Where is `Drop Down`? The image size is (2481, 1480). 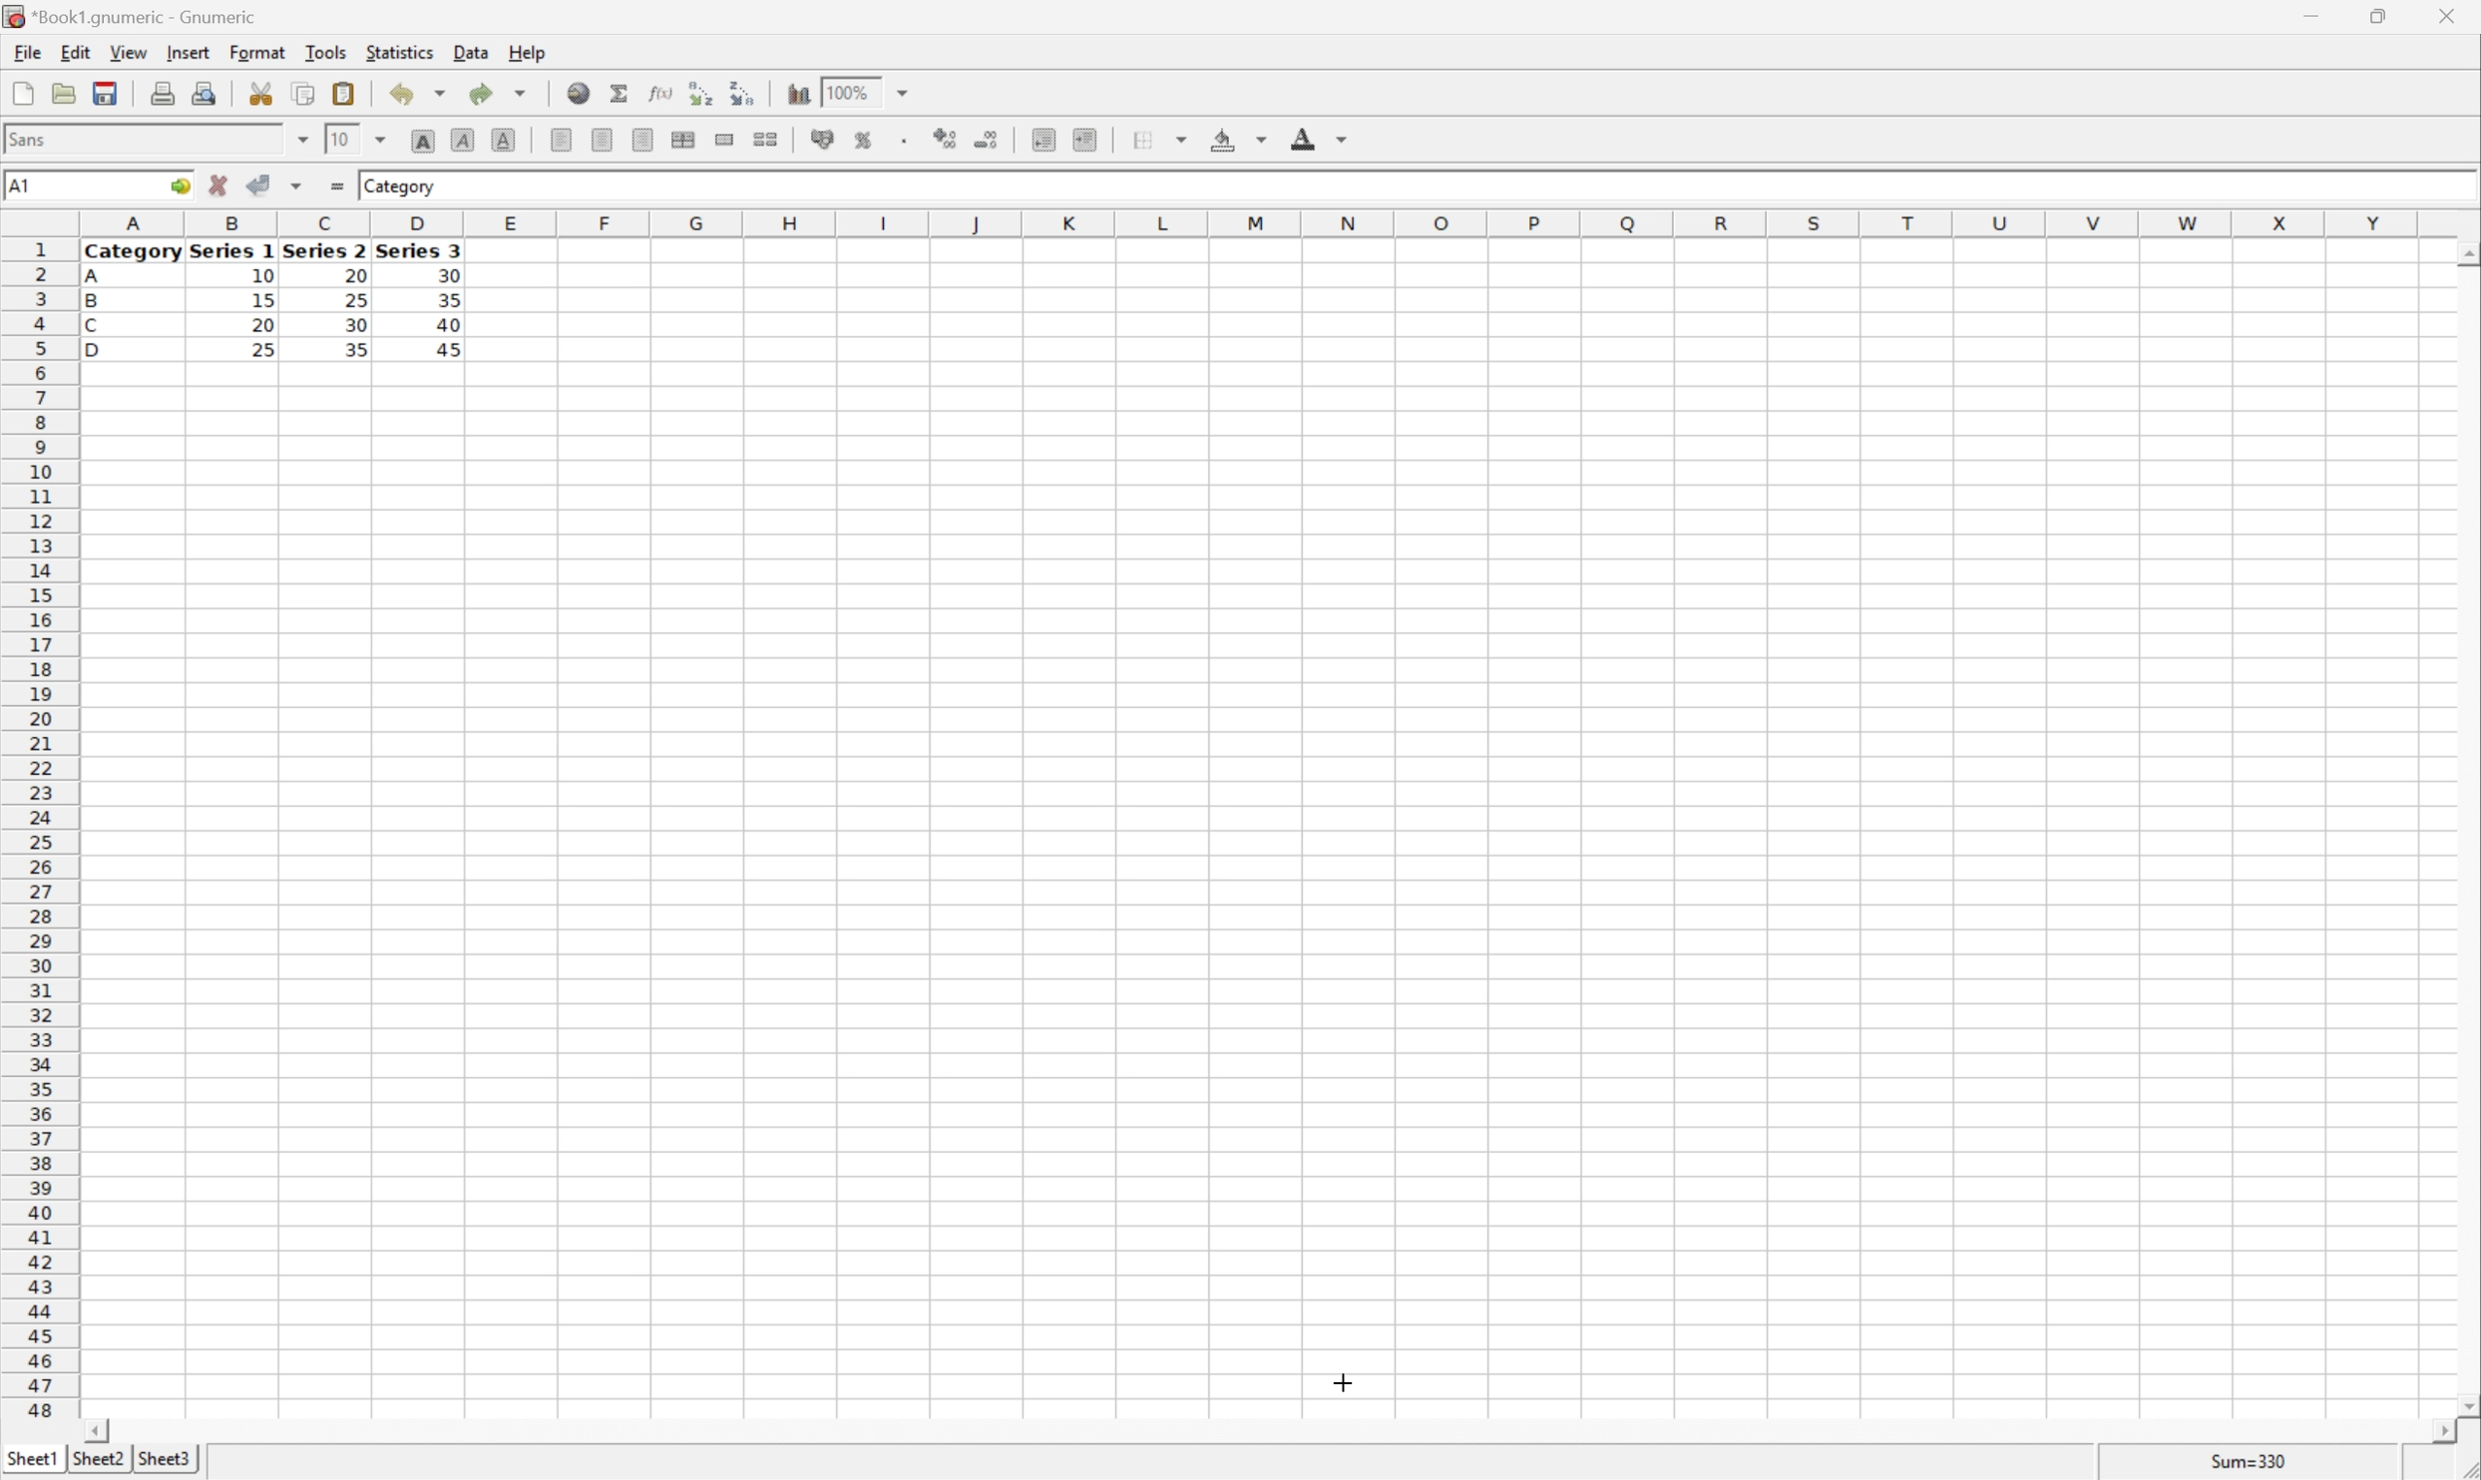 Drop Down is located at coordinates (380, 141).